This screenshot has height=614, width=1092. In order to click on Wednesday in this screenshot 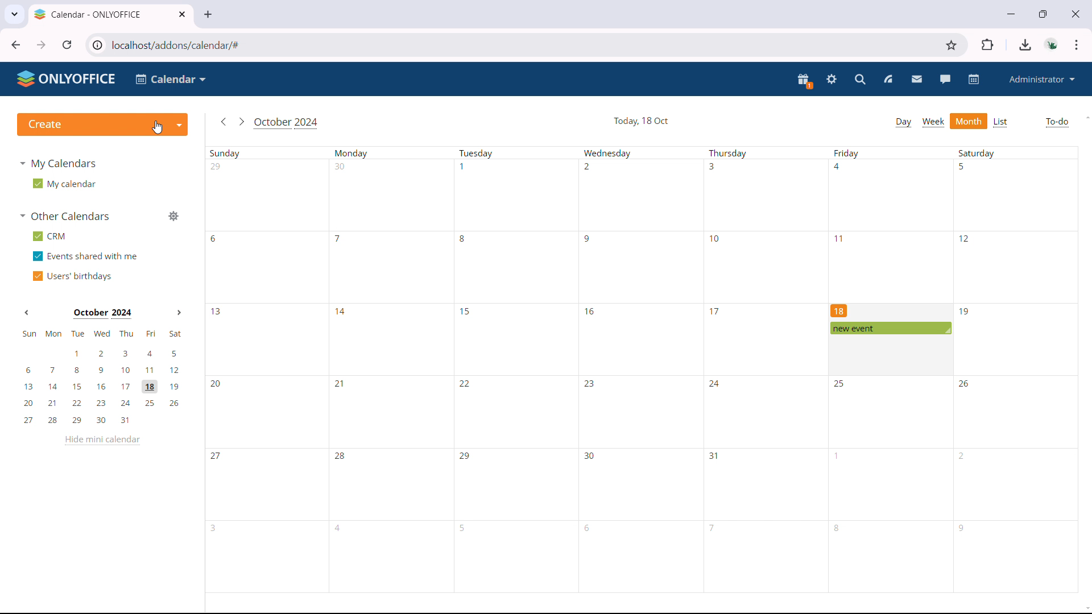, I will do `click(607, 153)`.